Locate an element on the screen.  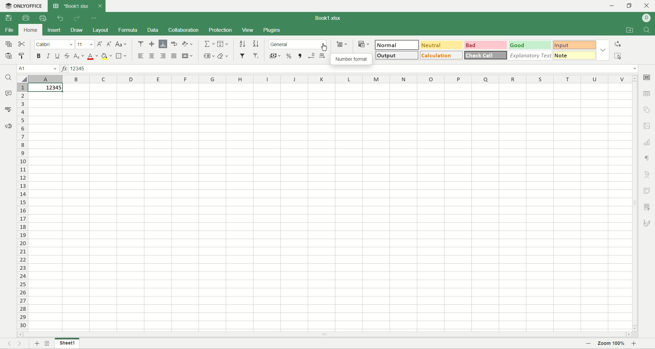
minimize is located at coordinates (614, 6).